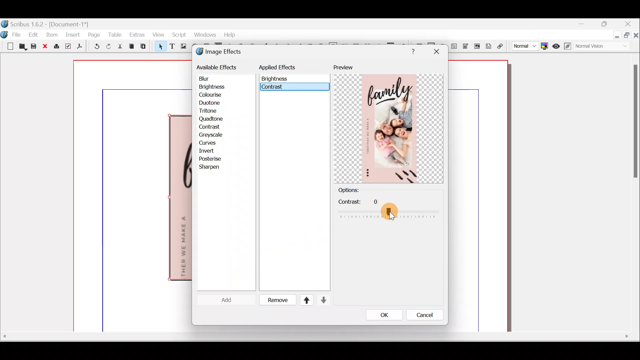 The image size is (640, 360). I want to click on Preflight verifier, so click(67, 47).